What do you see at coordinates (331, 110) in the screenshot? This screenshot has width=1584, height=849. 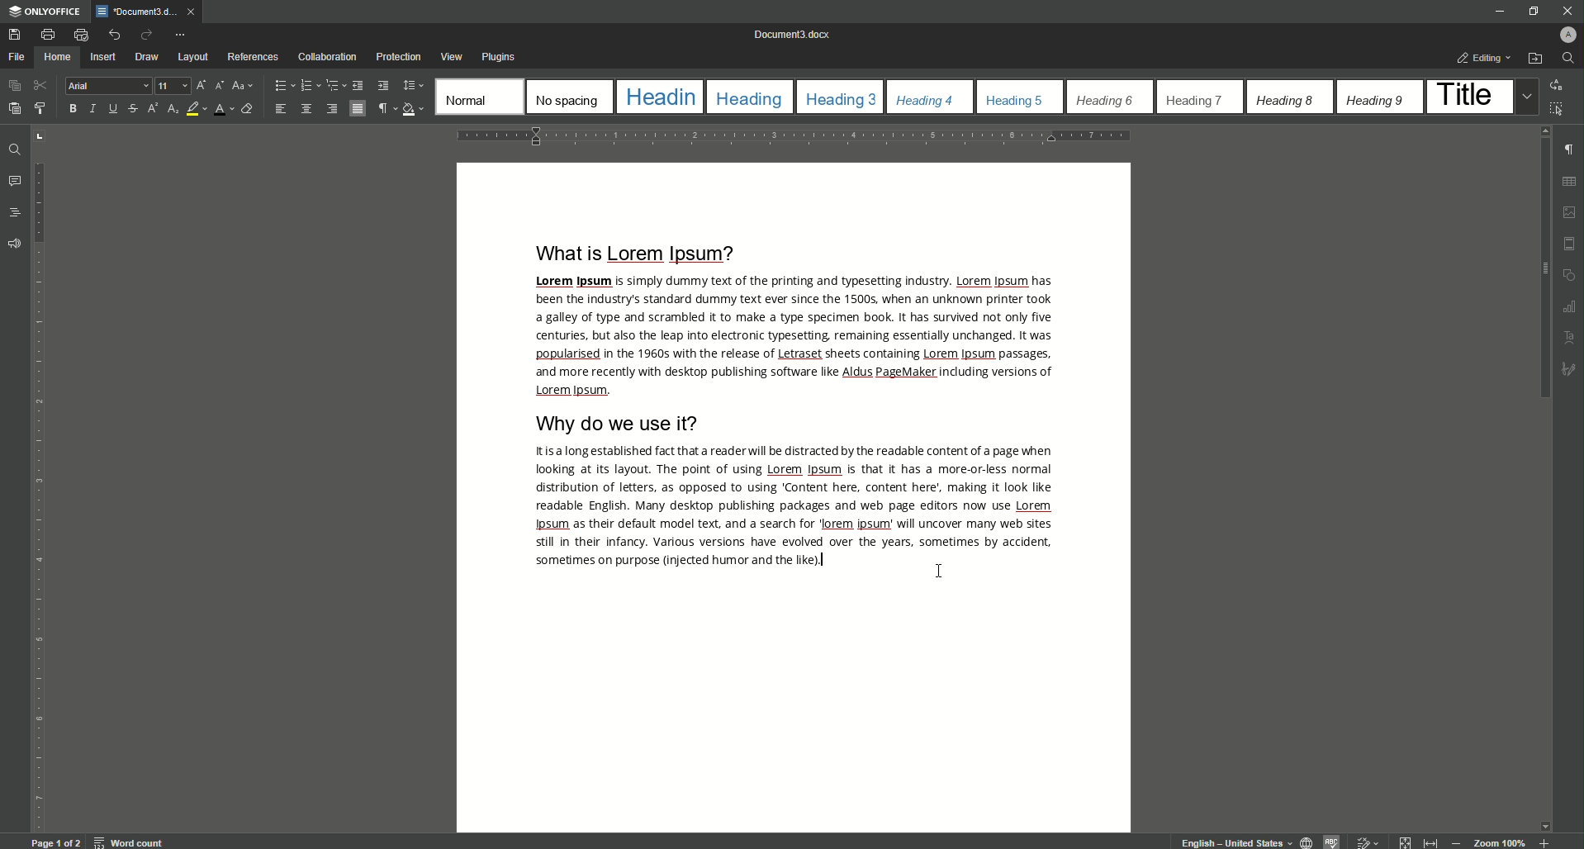 I see `Align Right` at bounding box center [331, 110].